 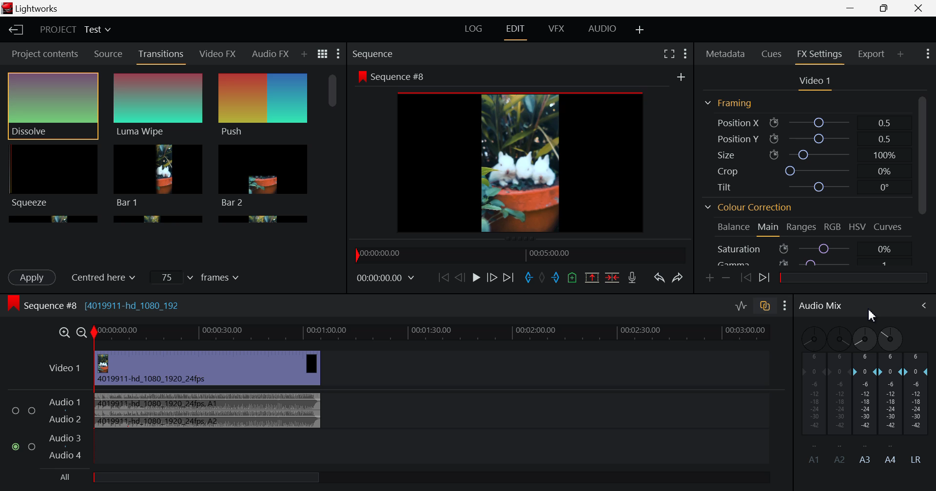 What do you see at coordinates (919, 306) in the screenshot?
I see `Cursor on Audio Mix` at bounding box center [919, 306].